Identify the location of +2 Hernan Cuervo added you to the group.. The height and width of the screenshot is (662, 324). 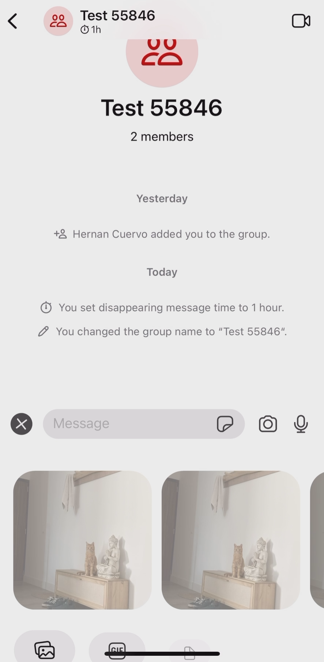
(161, 235).